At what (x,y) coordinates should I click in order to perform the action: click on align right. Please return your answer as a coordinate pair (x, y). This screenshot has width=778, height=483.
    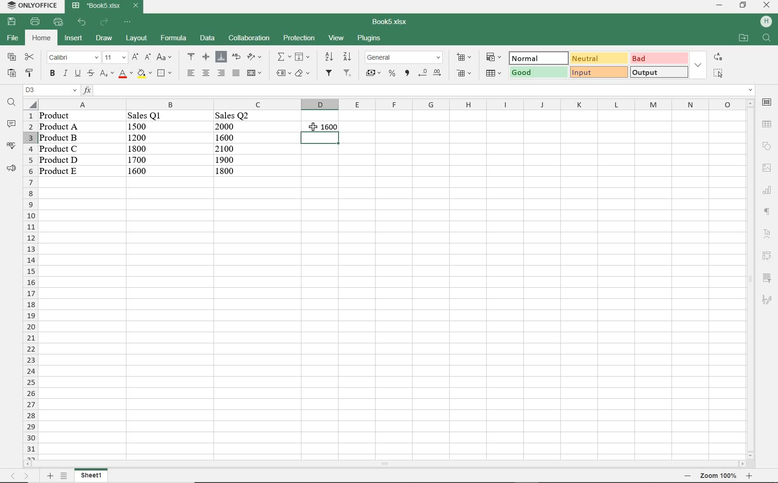
    Looking at the image, I should click on (190, 73).